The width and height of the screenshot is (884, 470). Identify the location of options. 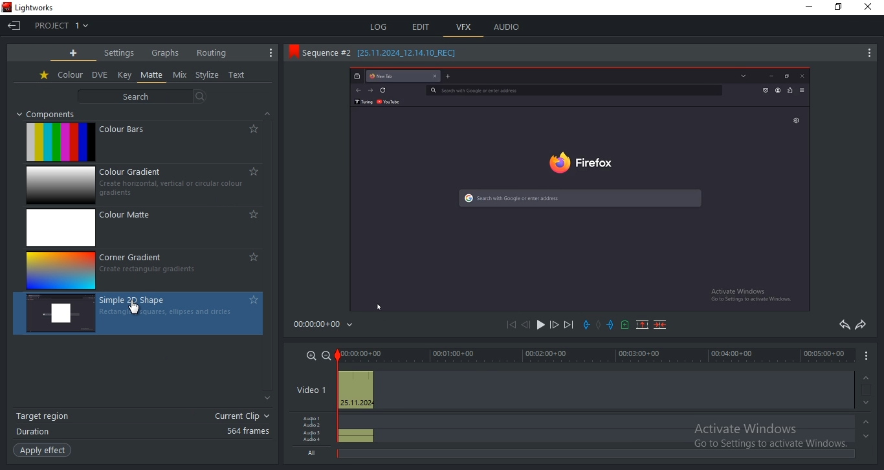
(869, 355).